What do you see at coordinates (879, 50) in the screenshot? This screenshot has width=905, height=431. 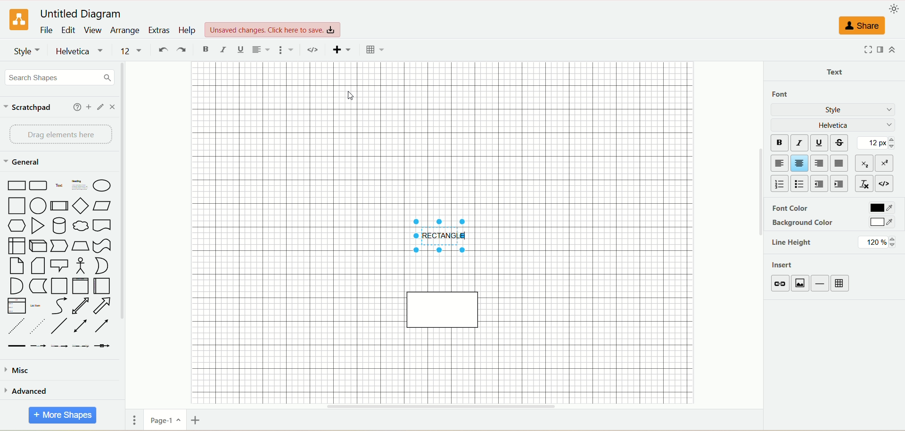 I see `format` at bounding box center [879, 50].